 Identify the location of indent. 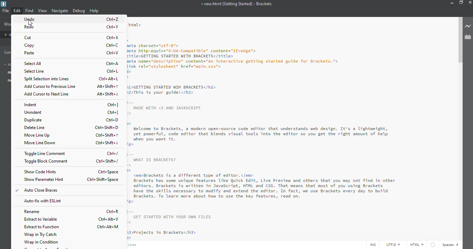
(31, 105).